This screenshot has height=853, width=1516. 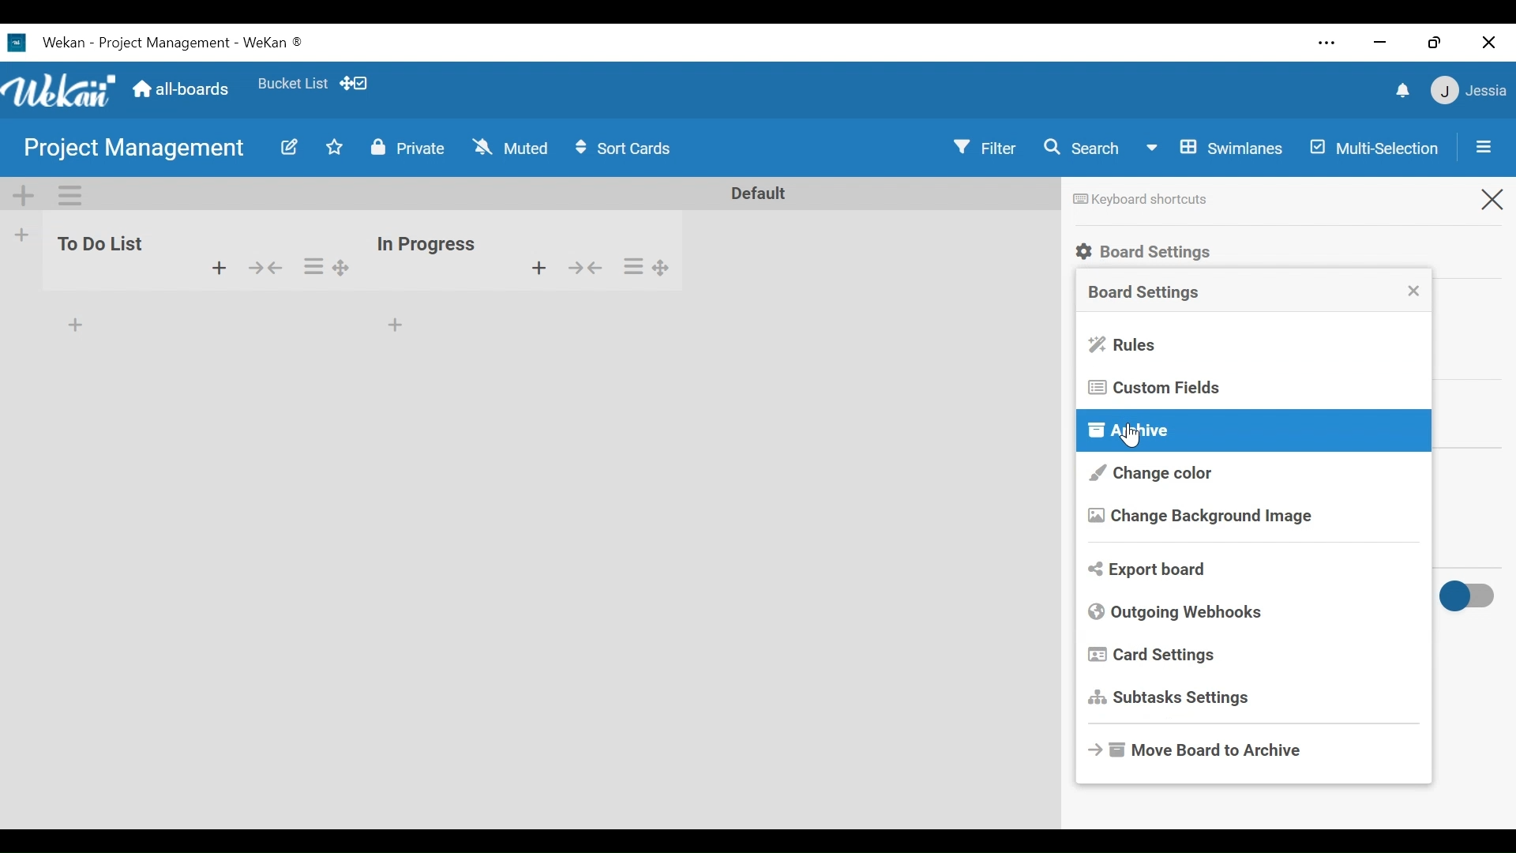 I want to click on options, so click(x=652, y=265).